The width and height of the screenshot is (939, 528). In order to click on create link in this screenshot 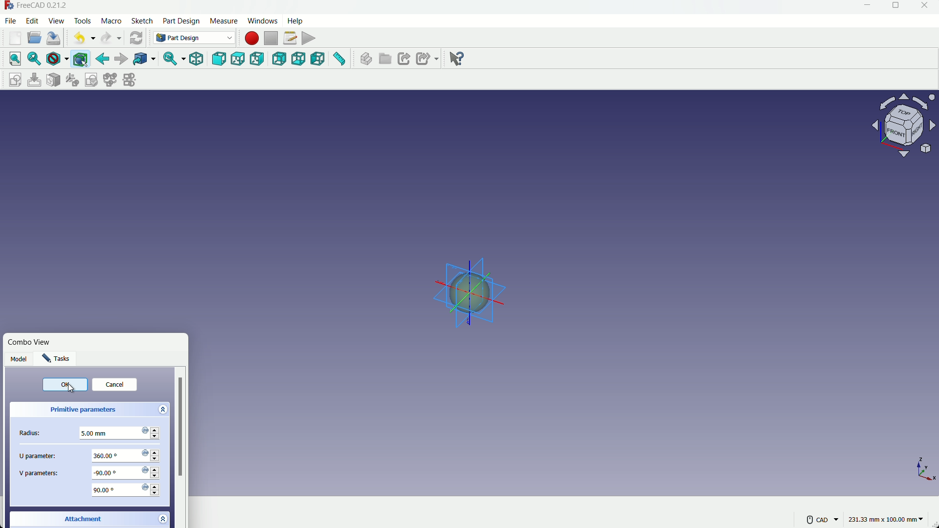, I will do `click(403, 59)`.